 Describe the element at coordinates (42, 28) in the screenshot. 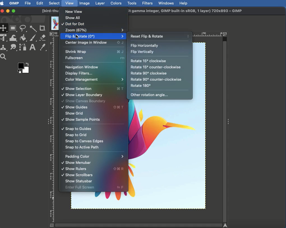

I see `Crop` at that location.